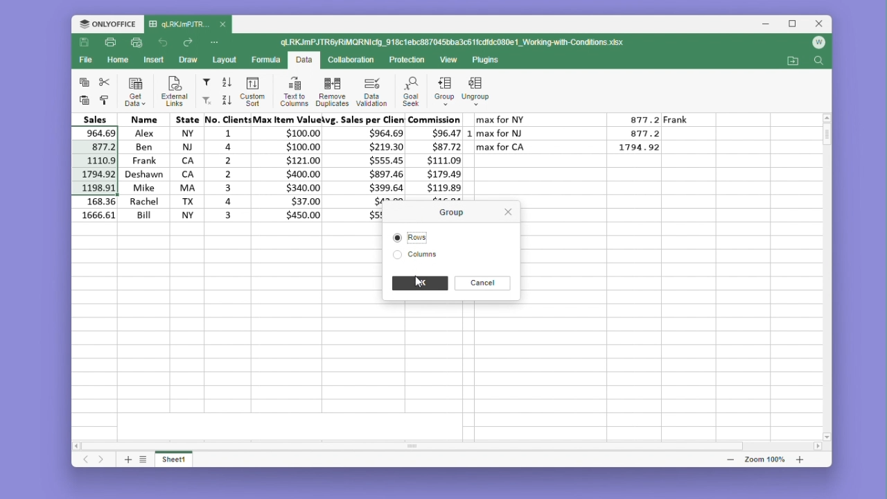 Image resolution: width=887 pixels, height=499 pixels. I want to click on Protection, so click(403, 60).